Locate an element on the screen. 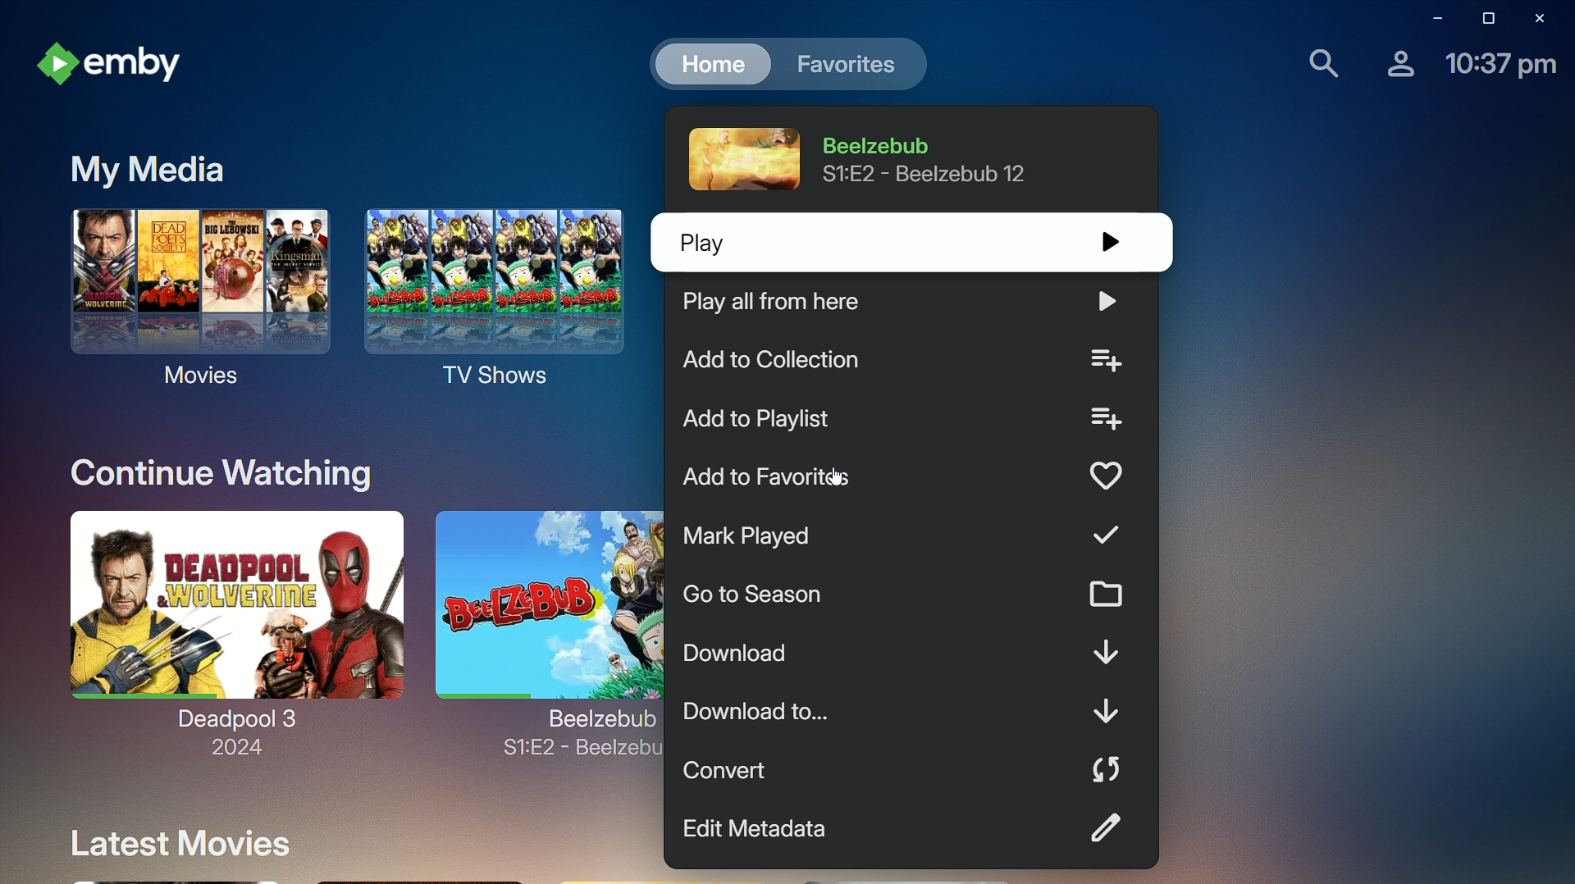  2024 is located at coordinates (233, 749).